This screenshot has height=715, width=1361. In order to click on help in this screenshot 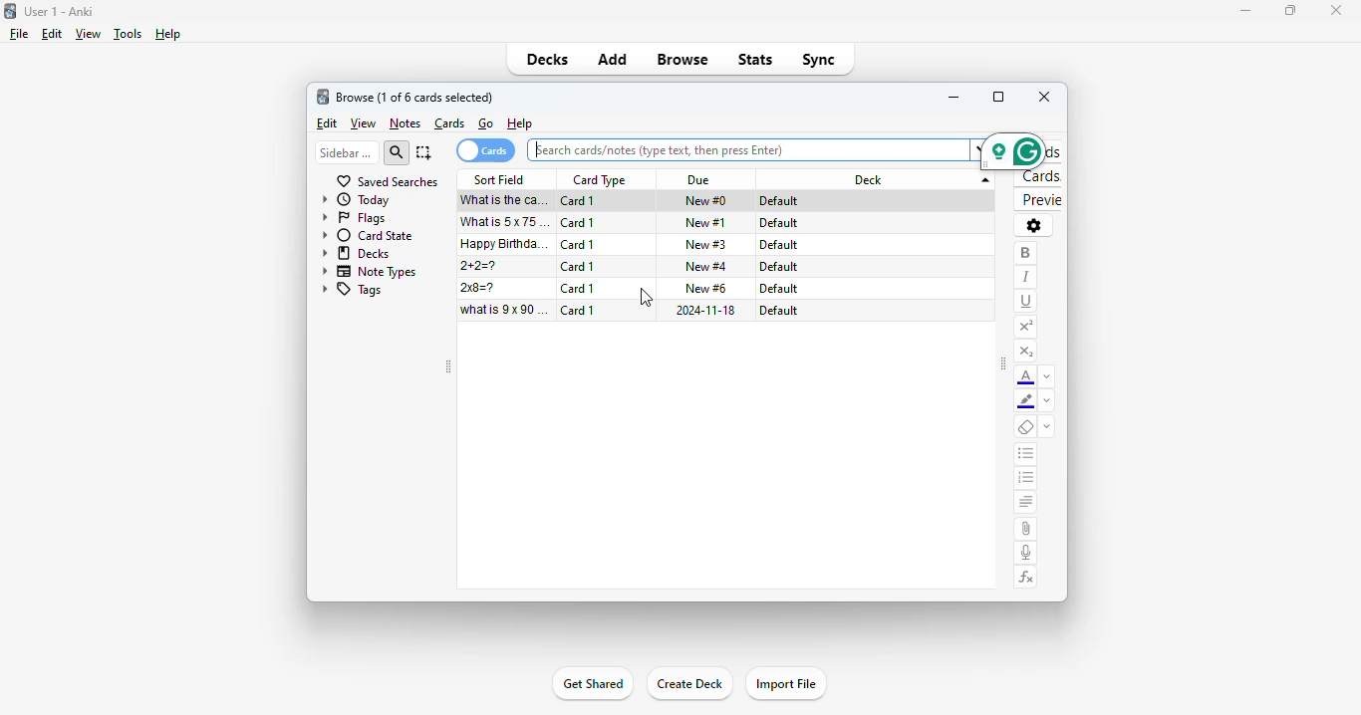, I will do `click(519, 124)`.